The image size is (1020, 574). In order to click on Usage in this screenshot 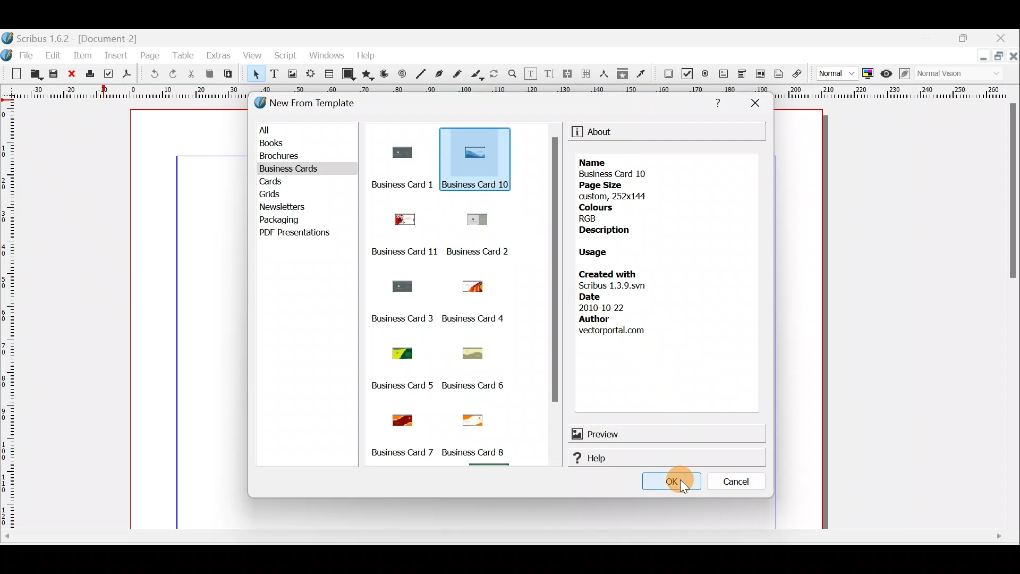, I will do `click(599, 253)`.